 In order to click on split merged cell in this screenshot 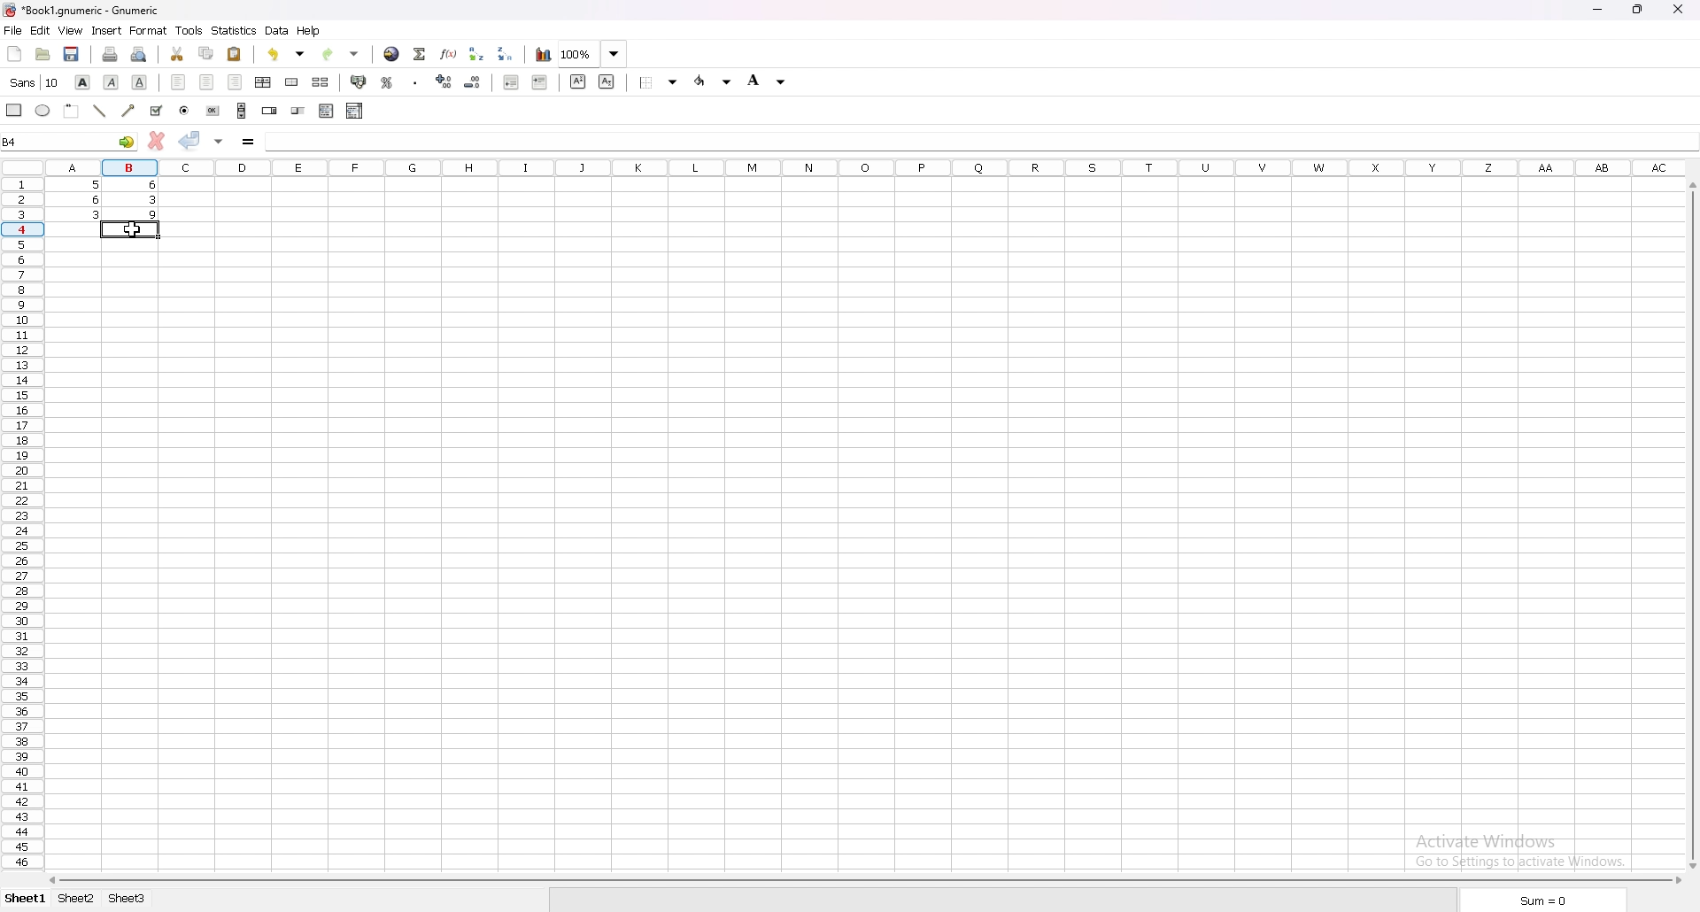, I will do `click(320, 82)`.